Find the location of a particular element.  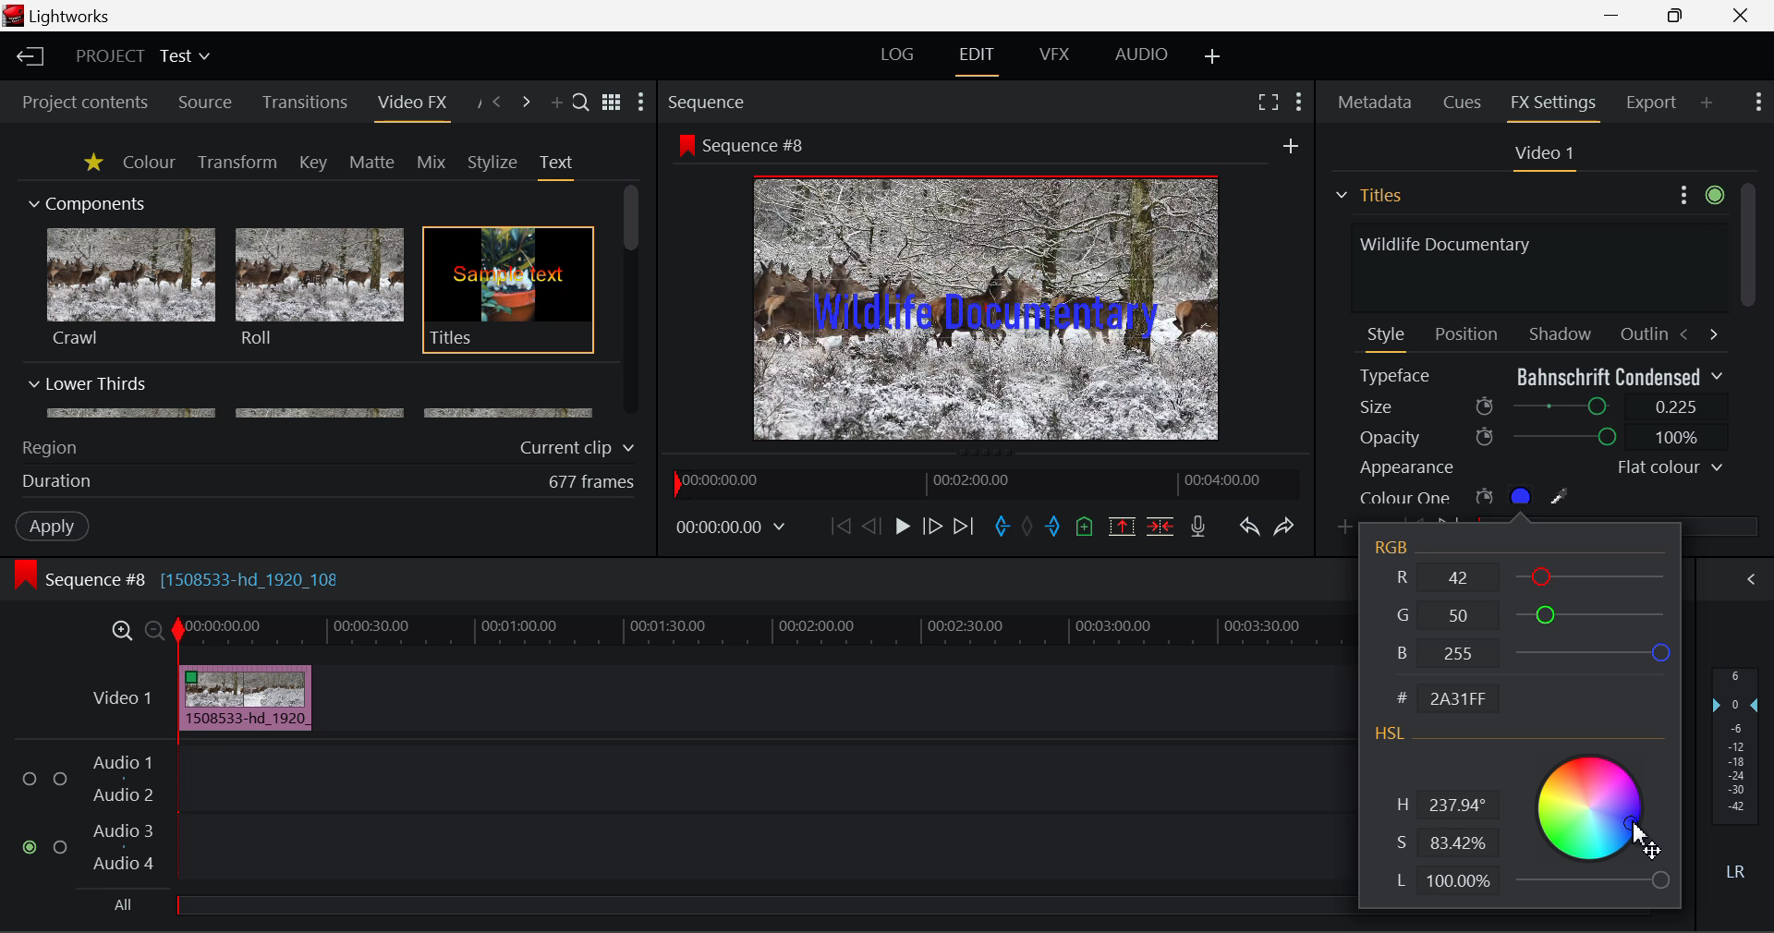

Audio 3 is located at coordinates (122, 830).